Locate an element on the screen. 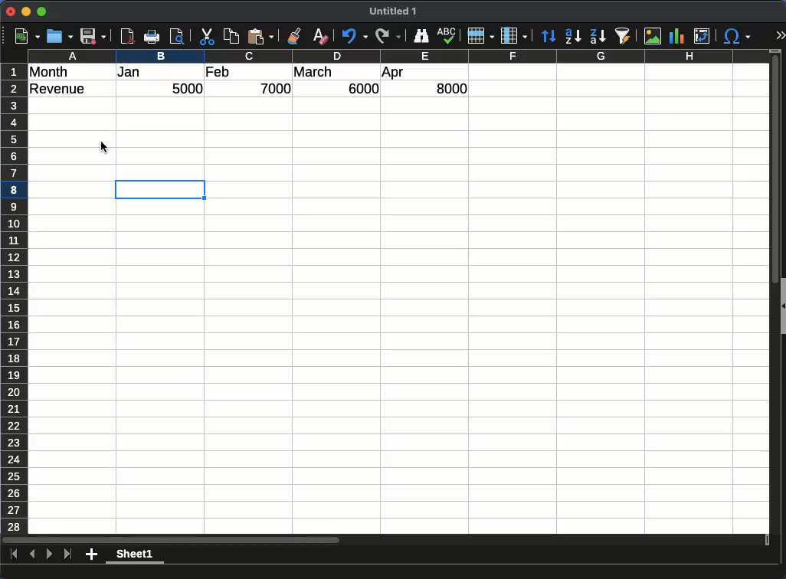 The height and width of the screenshot is (579, 786). 5000 is located at coordinates (187, 88).